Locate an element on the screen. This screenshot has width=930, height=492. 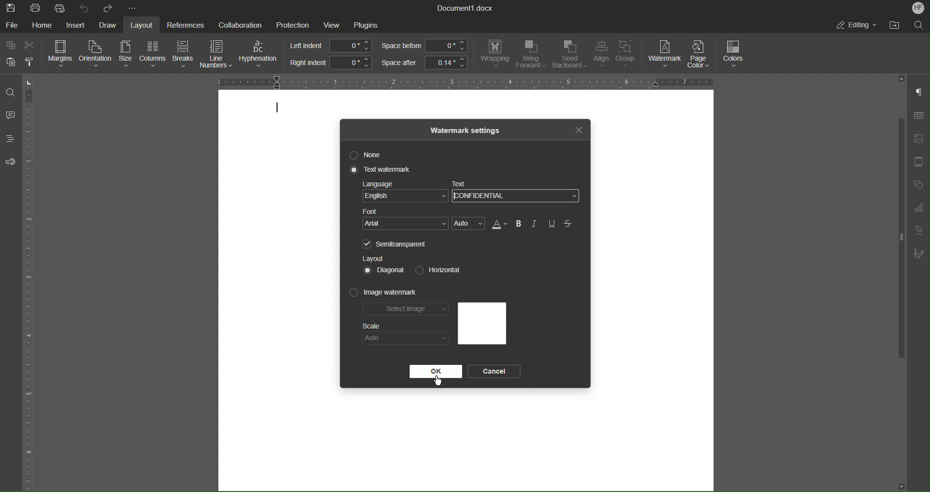
None is located at coordinates (368, 155).